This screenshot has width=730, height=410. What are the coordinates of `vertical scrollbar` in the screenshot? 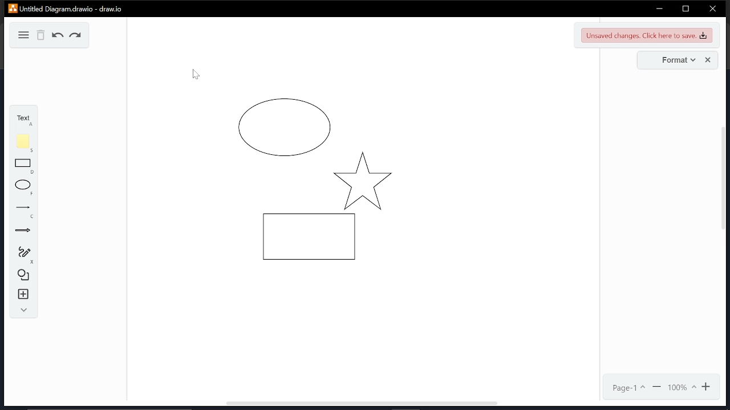 It's located at (721, 179).